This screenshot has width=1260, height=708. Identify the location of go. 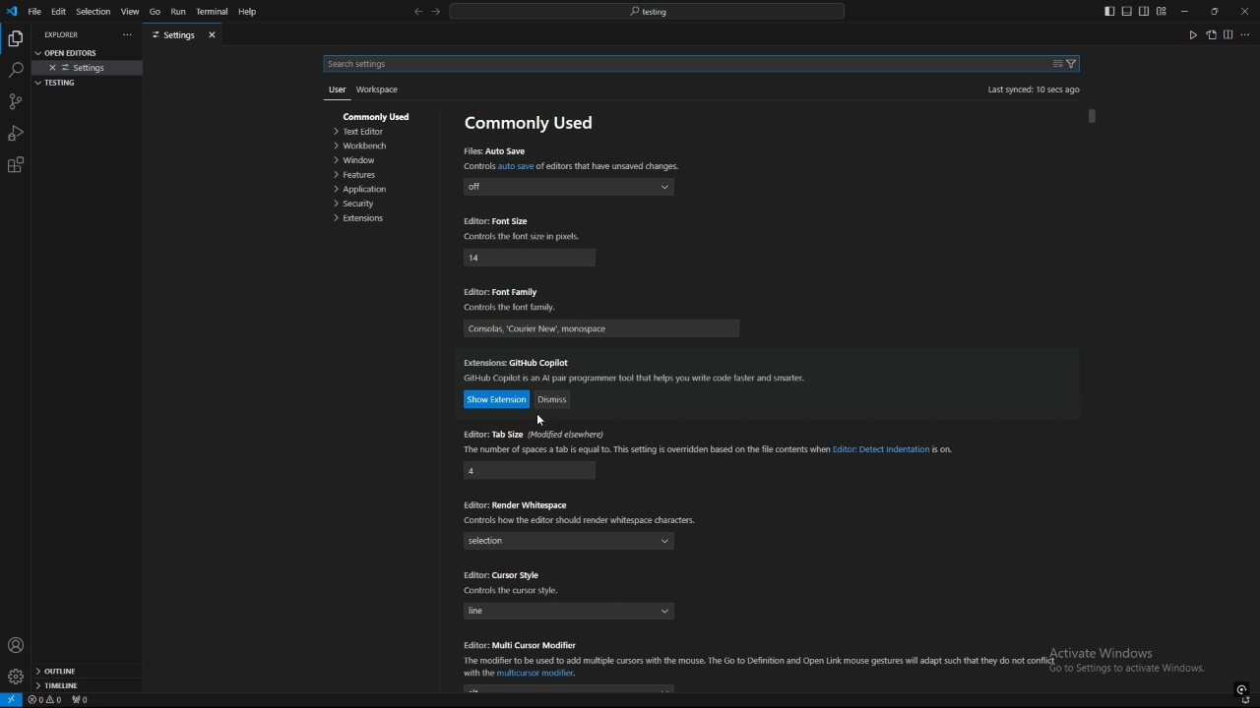
(155, 12).